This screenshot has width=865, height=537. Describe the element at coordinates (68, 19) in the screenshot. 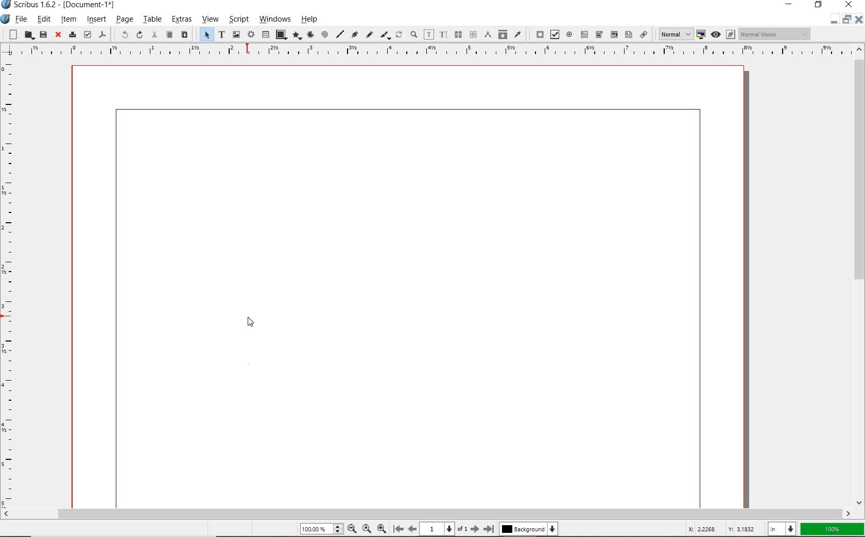

I see `item` at that location.